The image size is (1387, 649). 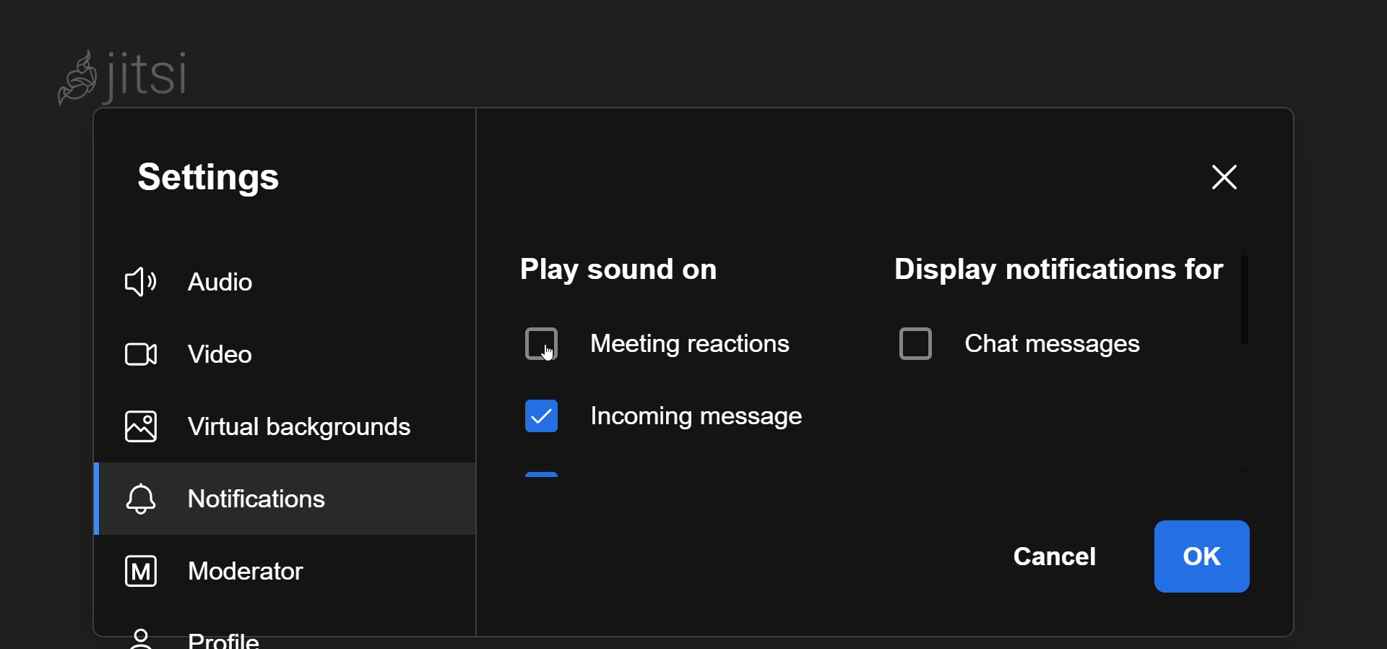 What do you see at coordinates (131, 74) in the screenshot?
I see `Jitsi` at bounding box center [131, 74].